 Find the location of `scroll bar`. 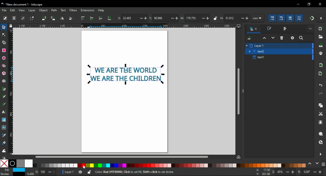

scroll bar is located at coordinates (121, 157).